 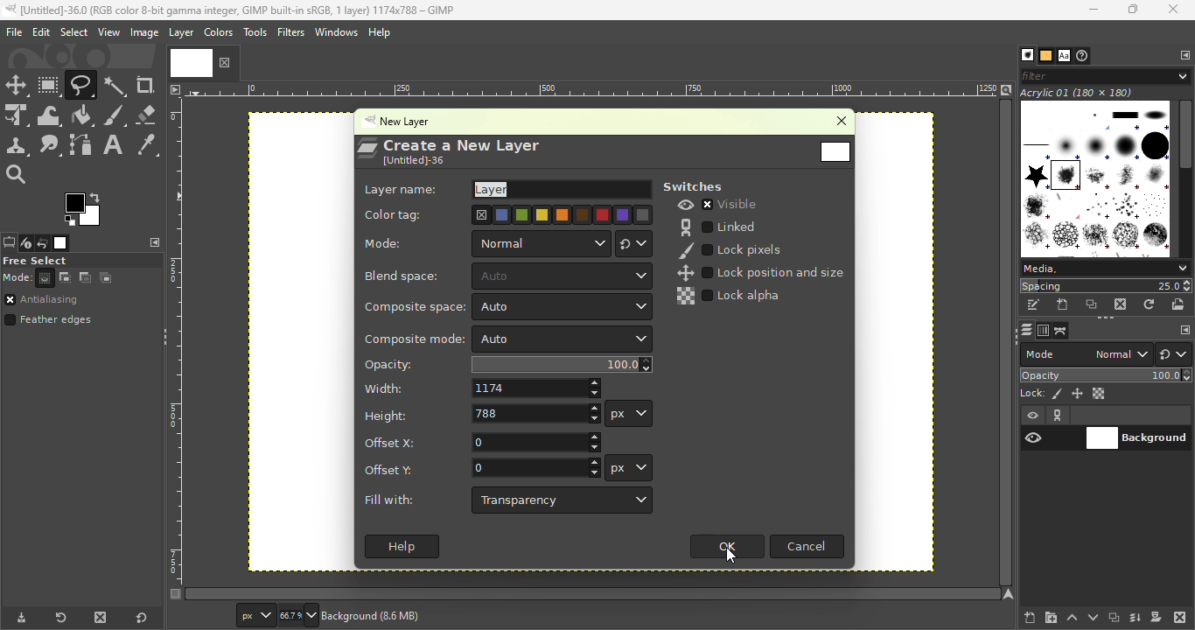 What do you see at coordinates (1077, 394) in the screenshot?
I see `Lock position and size` at bounding box center [1077, 394].